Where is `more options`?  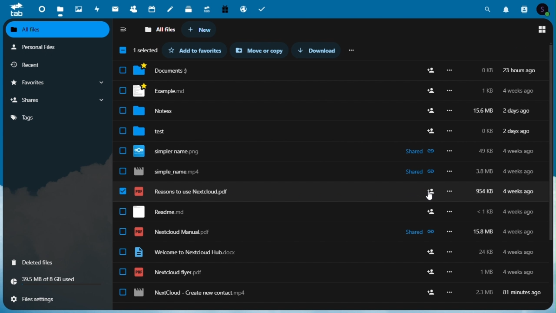
more options is located at coordinates (450, 70).